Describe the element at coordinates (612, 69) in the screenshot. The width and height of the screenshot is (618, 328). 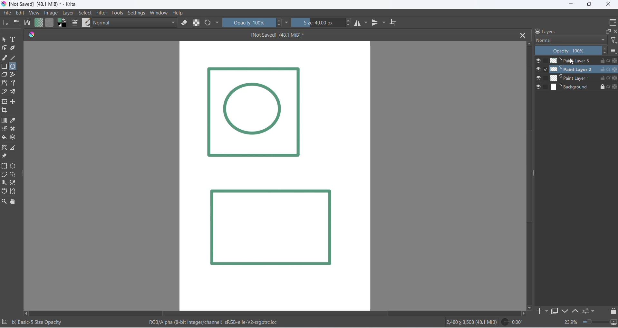
I see `Preserver alpha` at that location.